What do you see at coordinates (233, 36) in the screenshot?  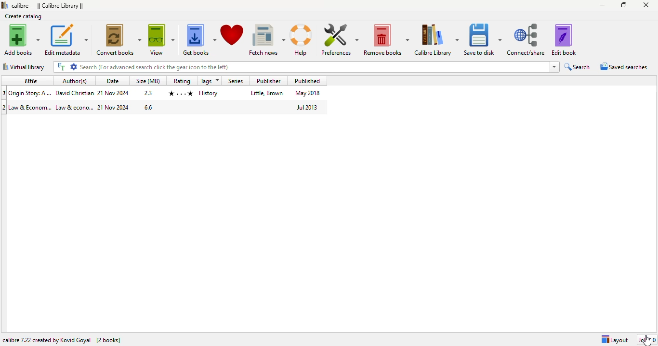 I see `donate to support calibre` at bounding box center [233, 36].